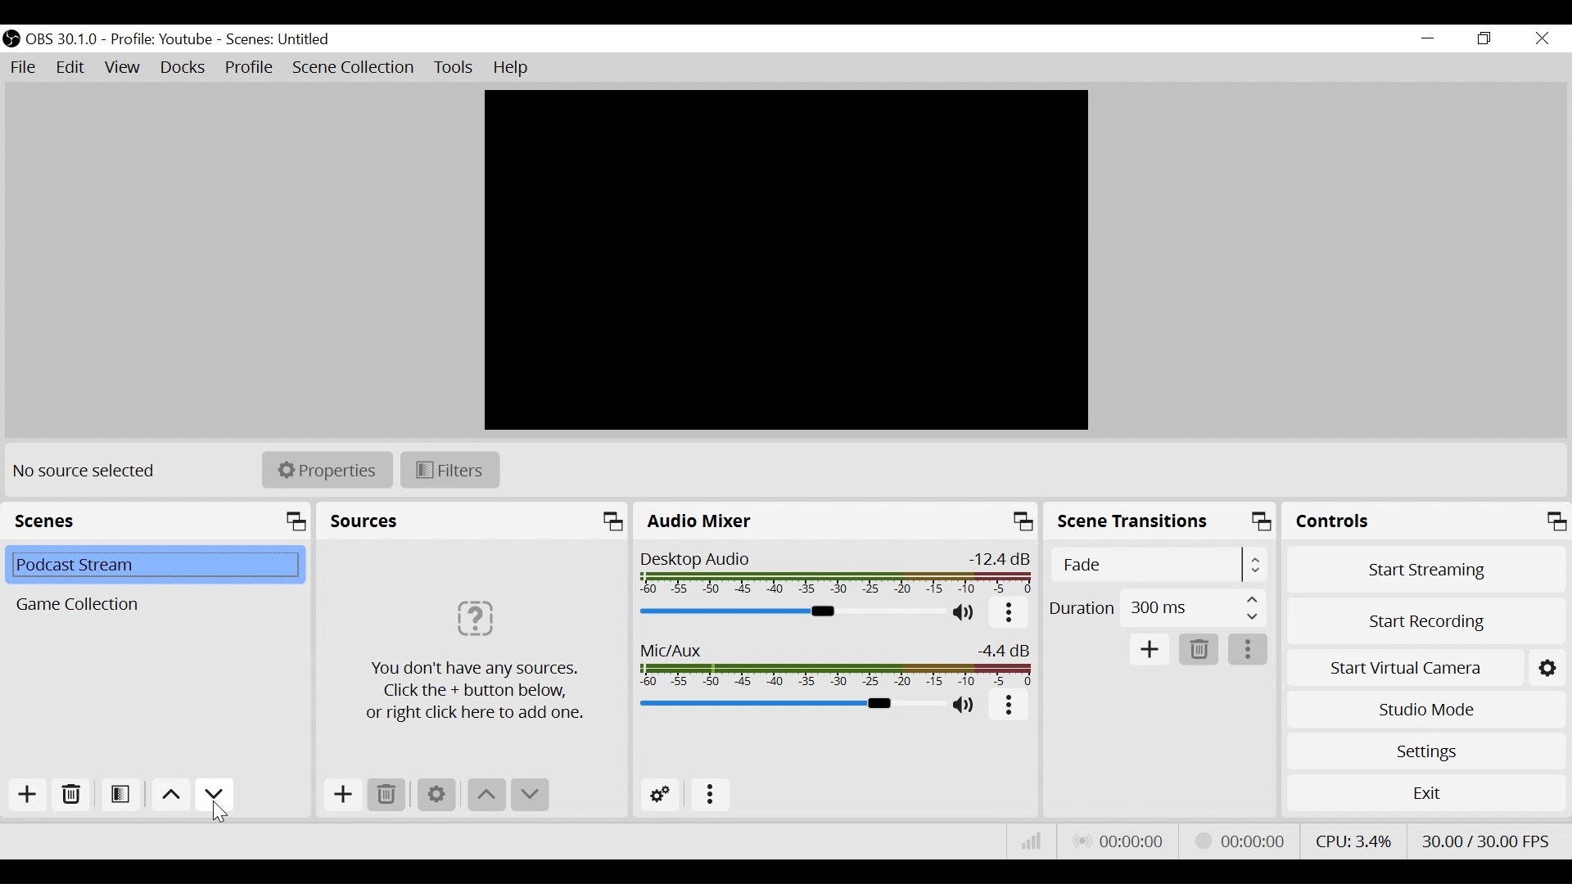  I want to click on Controls, so click(1427, 521).